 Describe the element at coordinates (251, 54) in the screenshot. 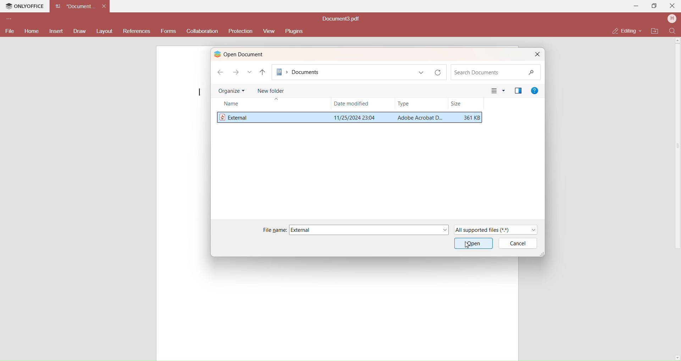

I see `Open Document` at that location.